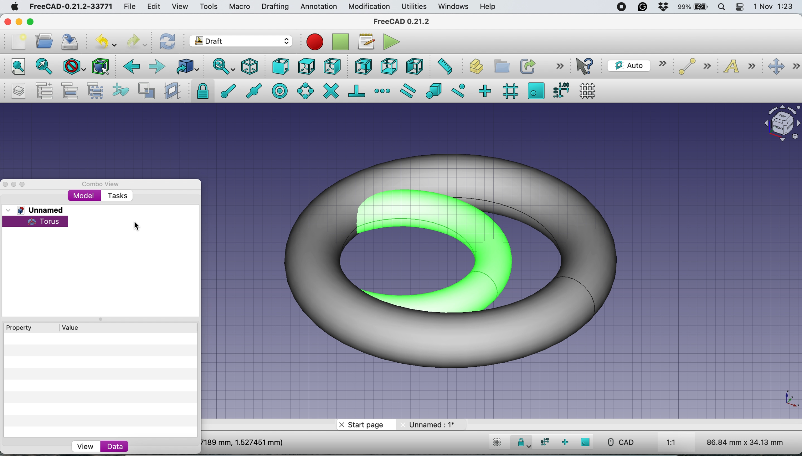 This screenshot has width=802, height=456. I want to click on backward, so click(131, 68).